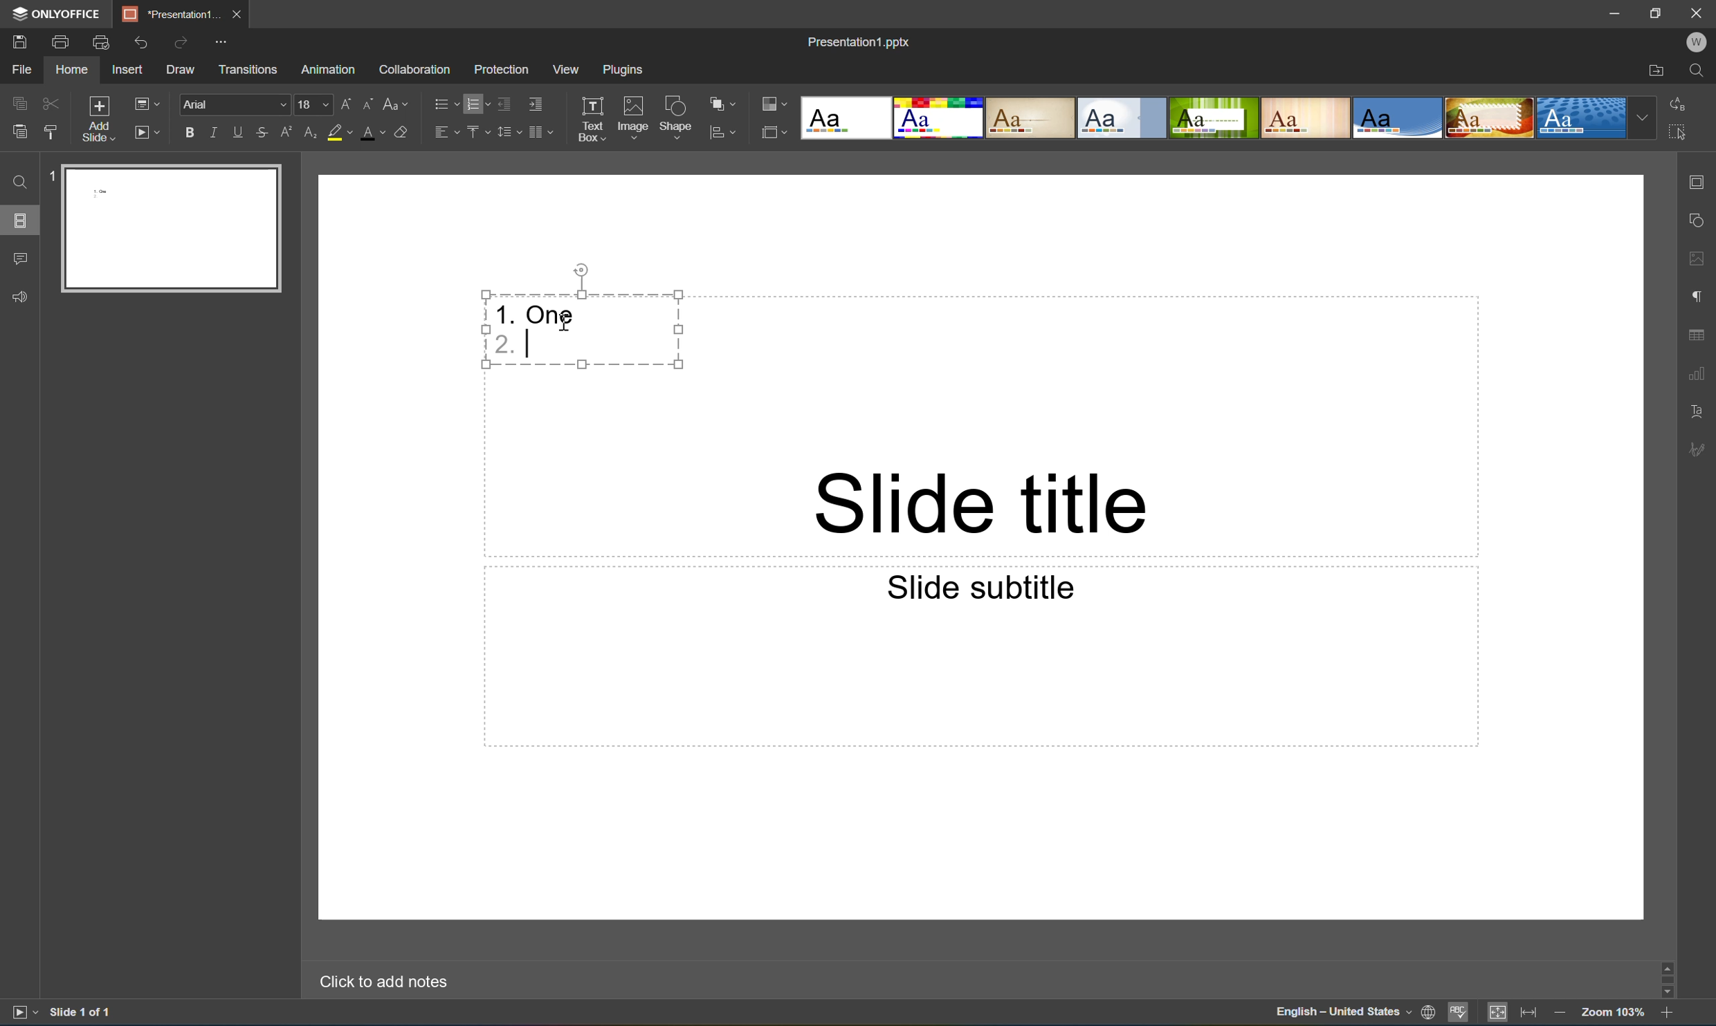 The width and height of the screenshot is (1716, 1026). I want to click on Paste, so click(177, 229).